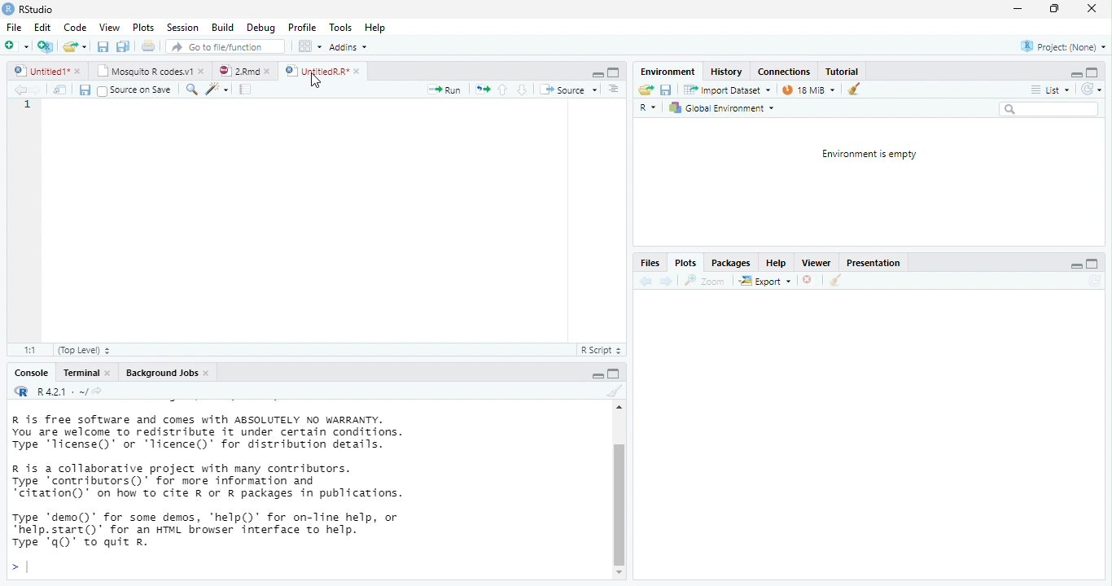  Describe the element at coordinates (190, 90) in the screenshot. I see `search` at that location.